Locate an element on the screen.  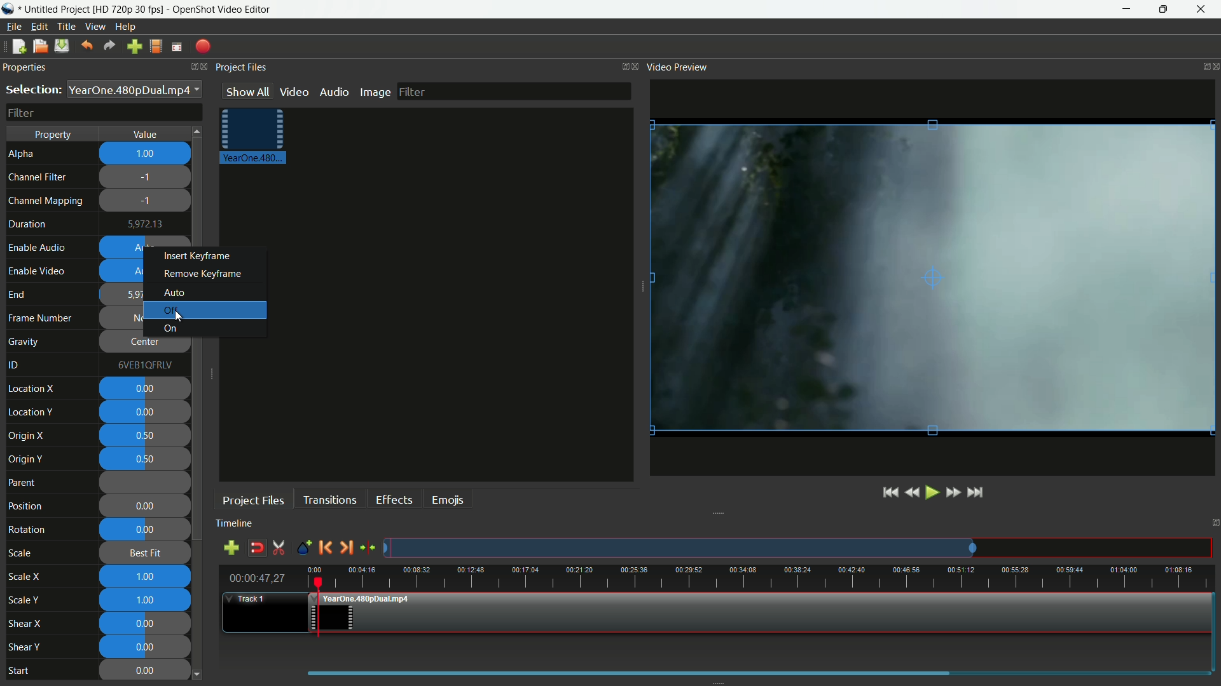
time is located at coordinates (764, 574).